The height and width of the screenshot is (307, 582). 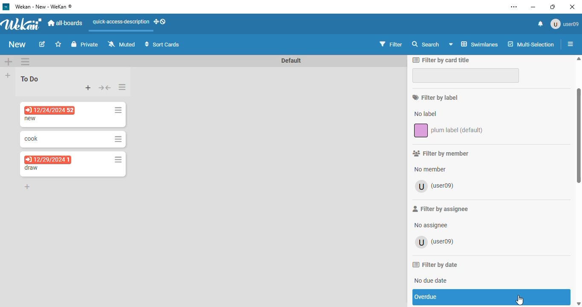 I want to click on add card to bottom of the list, so click(x=27, y=187).